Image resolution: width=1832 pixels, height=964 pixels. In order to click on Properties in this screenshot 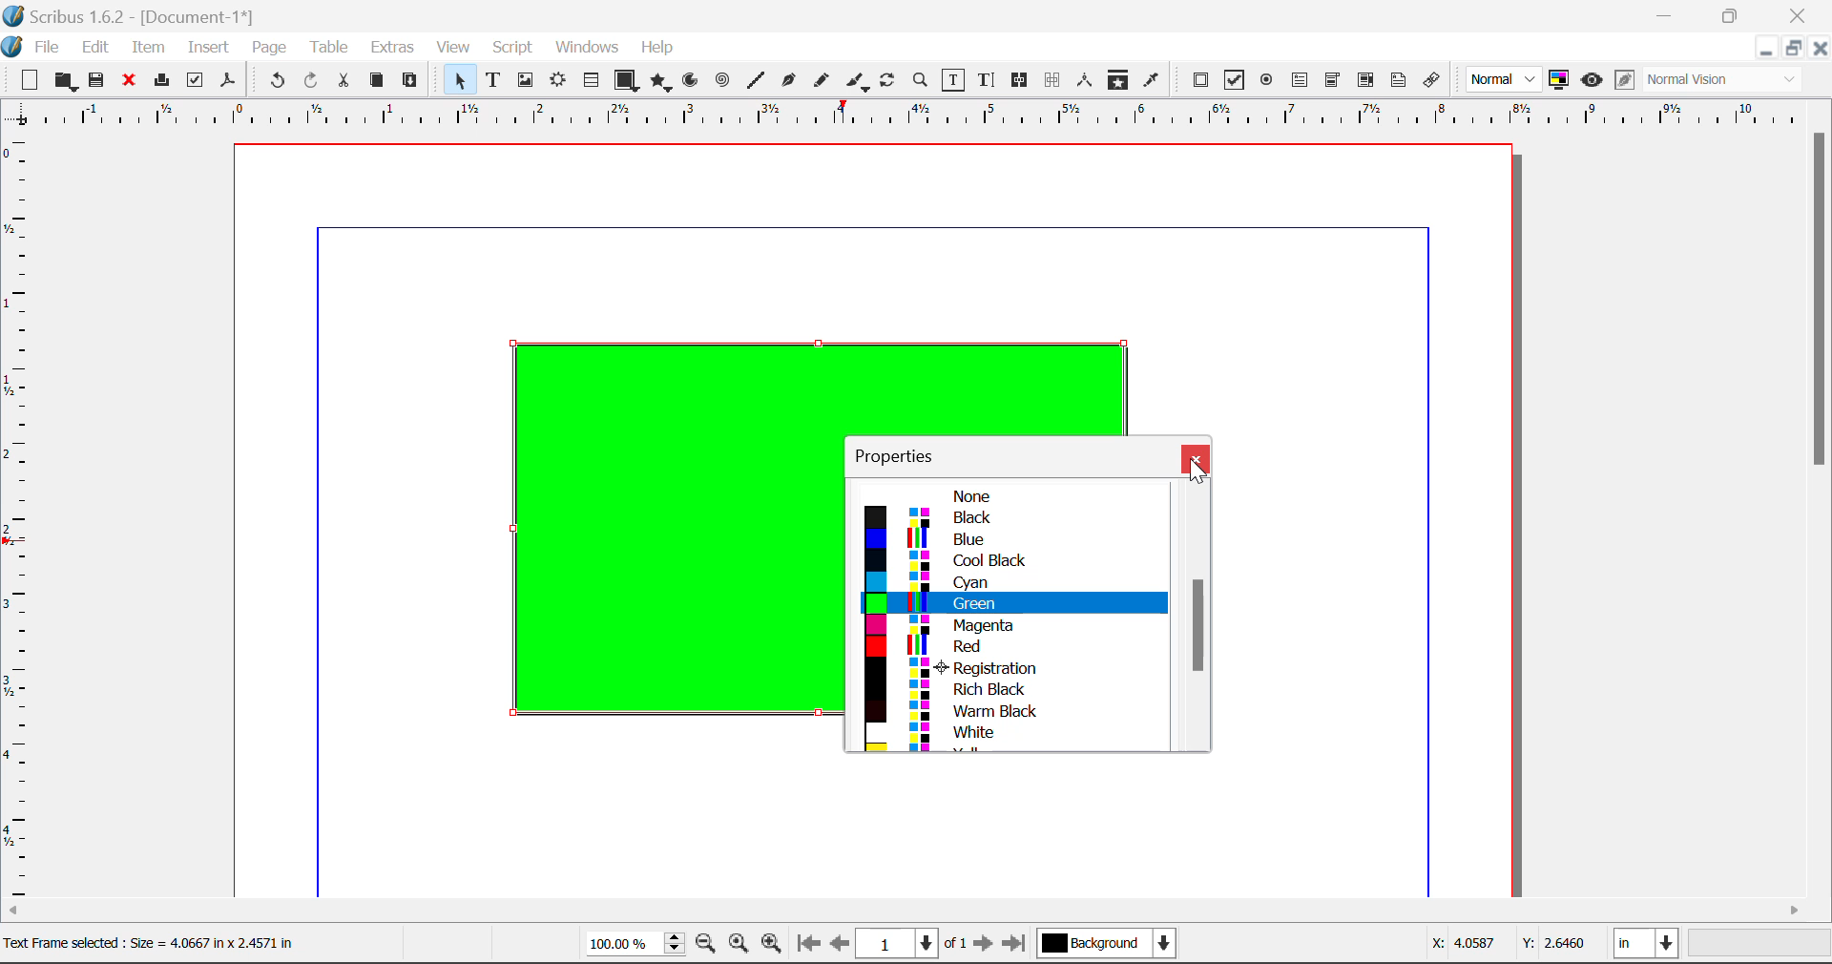, I will do `click(906, 453)`.